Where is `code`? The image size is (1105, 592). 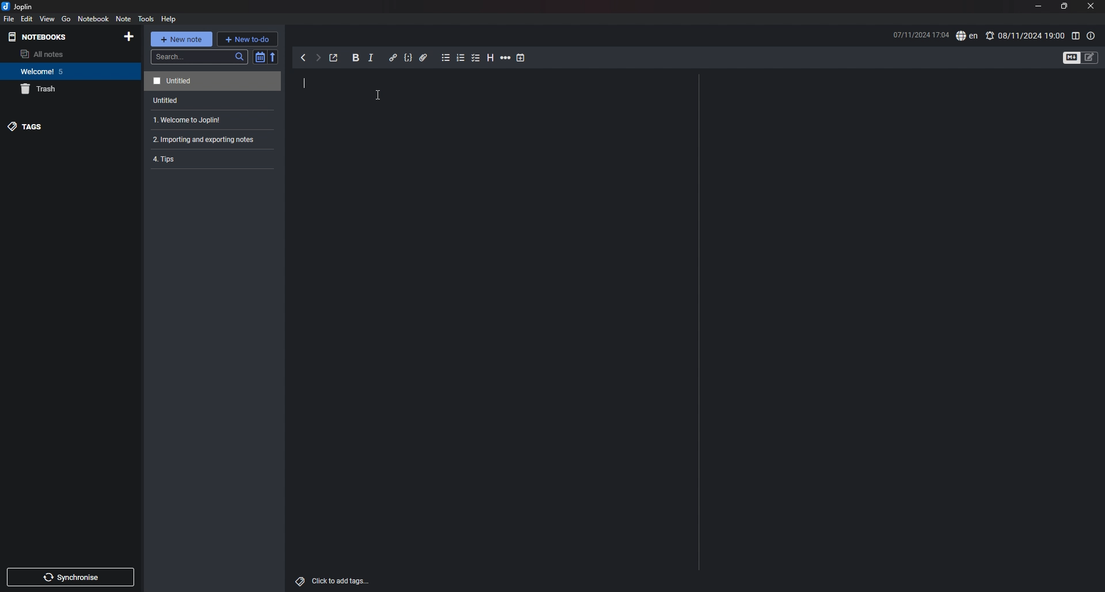 code is located at coordinates (409, 58).